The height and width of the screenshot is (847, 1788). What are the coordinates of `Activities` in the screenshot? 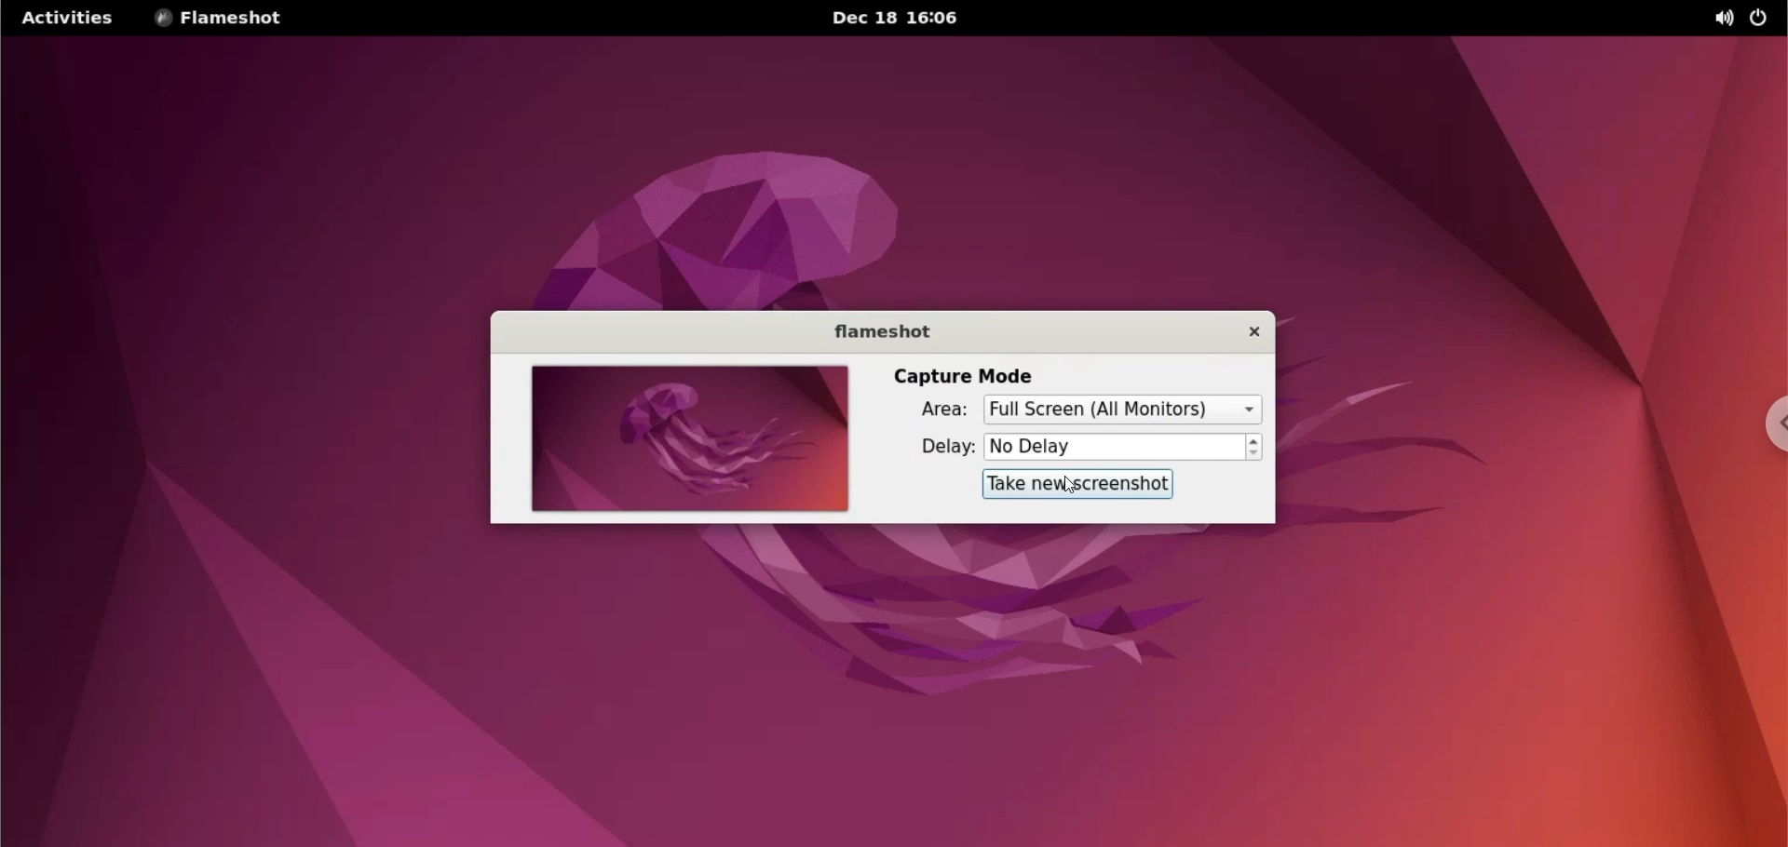 It's located at (64, 18).